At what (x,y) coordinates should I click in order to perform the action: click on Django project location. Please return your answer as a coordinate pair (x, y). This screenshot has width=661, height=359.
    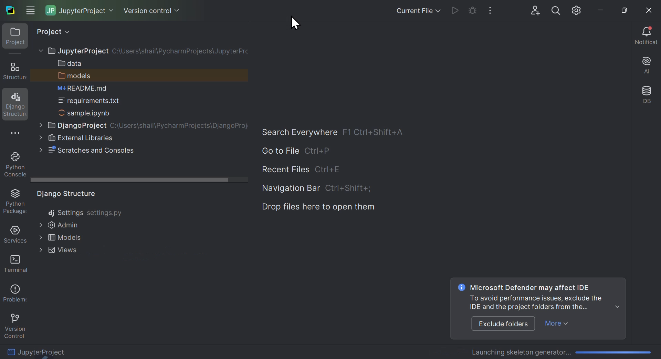
    Looking at the image, I should click on (141, 125).